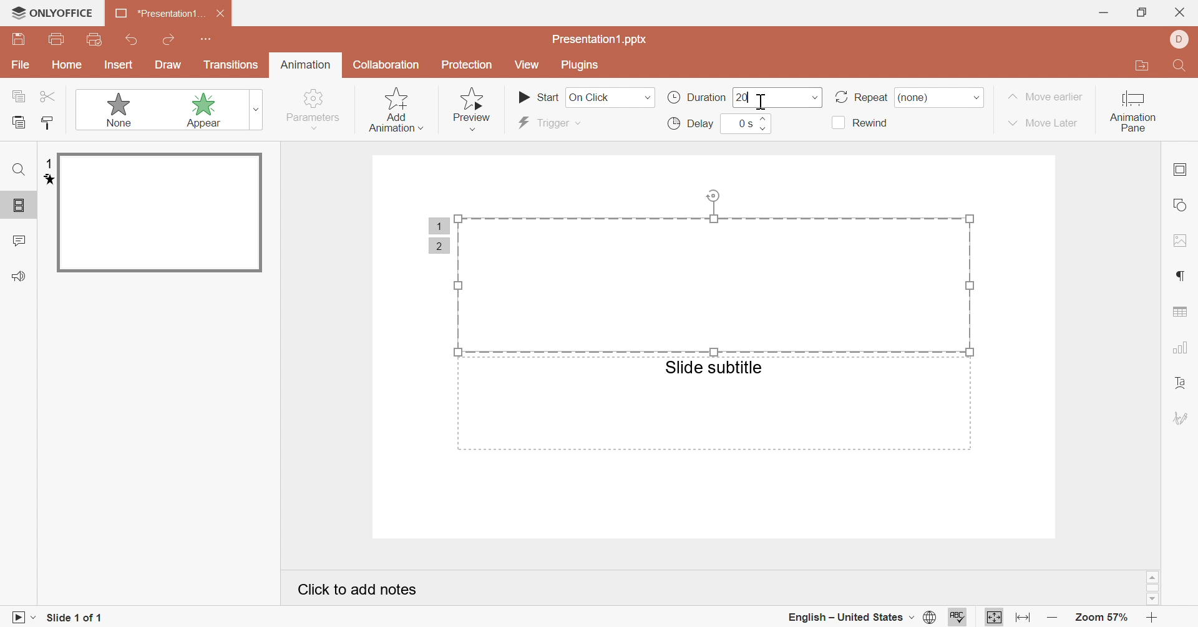  Describe the element at coordinates (849, 618) in the screenshot. I see `english - united states` at that location.